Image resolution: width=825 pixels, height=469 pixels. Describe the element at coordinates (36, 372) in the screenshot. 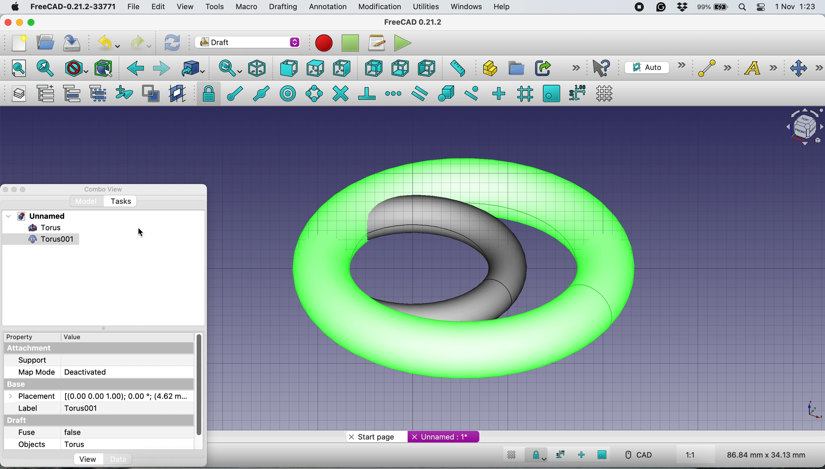

I see `Map Mode` at that location.